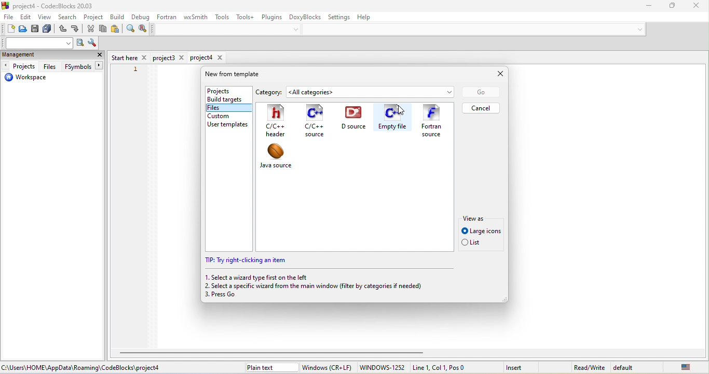 The image size is (709, 374). Describe the element at coordinates (135, 70) in the screenshot. I see `1` at that location.